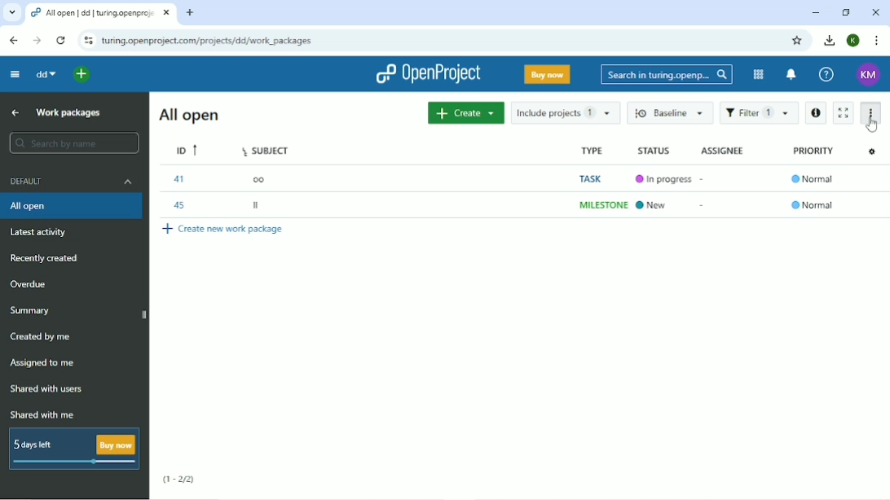 Image resolution: width=890 pixels, height=500 pixels. Describe the element at coordinates (37, 40) in the screenshot. I see `Forward` at that location.